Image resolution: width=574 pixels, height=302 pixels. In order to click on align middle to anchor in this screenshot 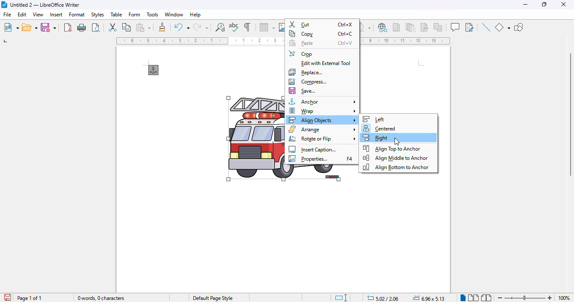, I will do `click(396, 158)`.